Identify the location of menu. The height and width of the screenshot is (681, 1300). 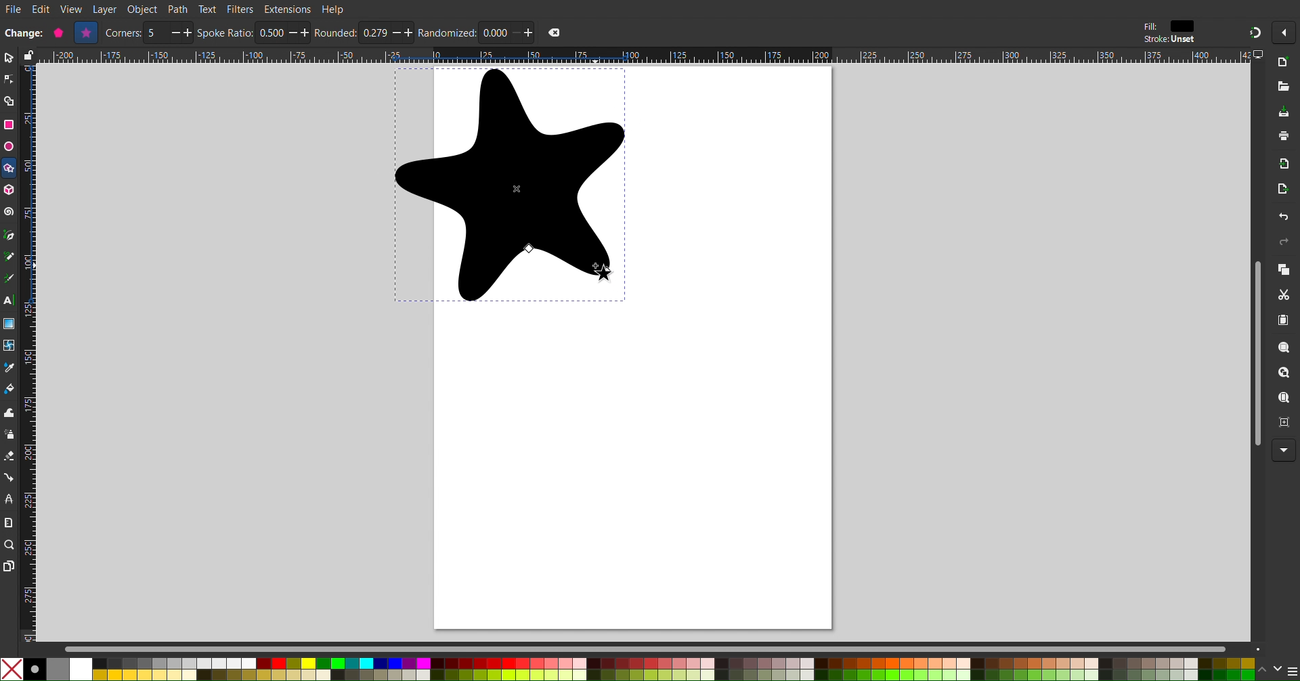
(1292, 671).